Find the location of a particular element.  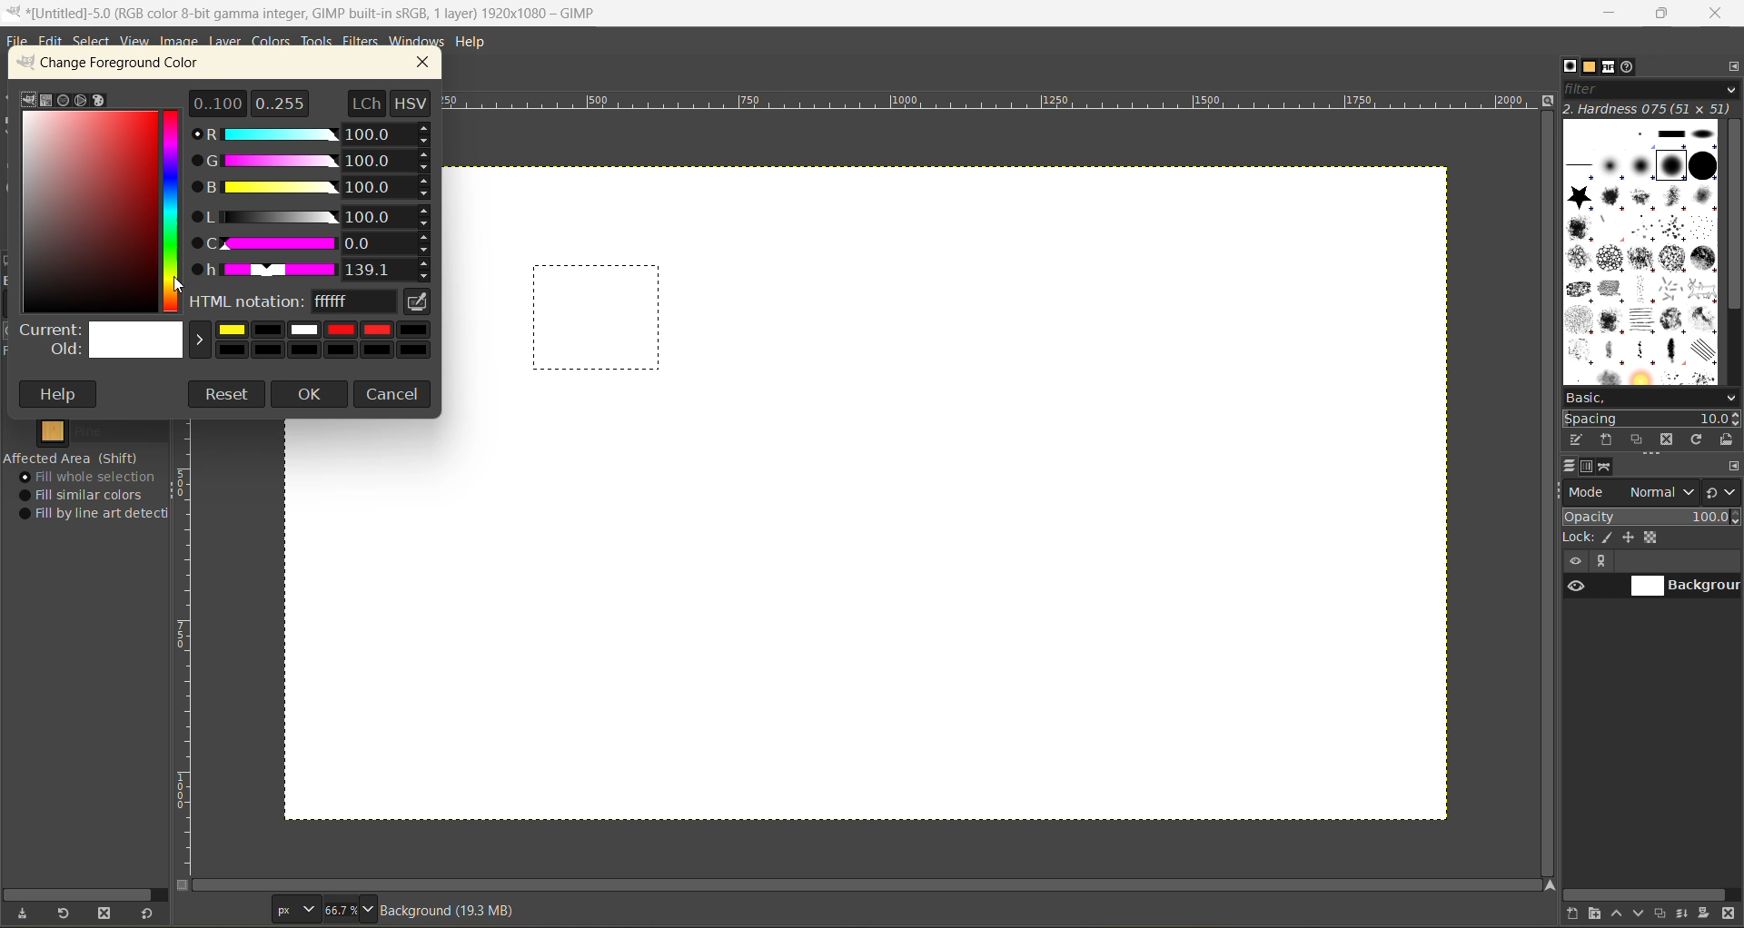

reset to default values is located at coordinates (150, 914).